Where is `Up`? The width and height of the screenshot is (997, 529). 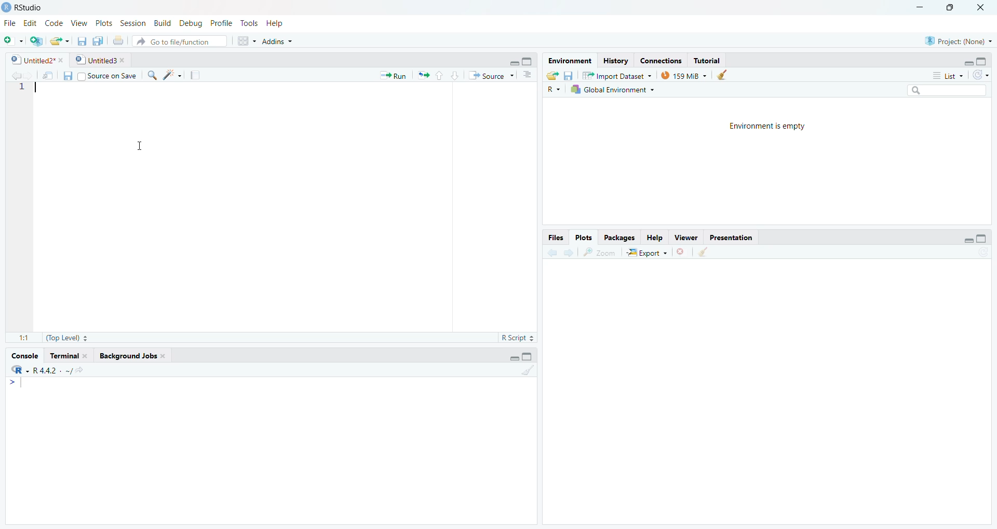
Up is located at coordinates (439, 76).